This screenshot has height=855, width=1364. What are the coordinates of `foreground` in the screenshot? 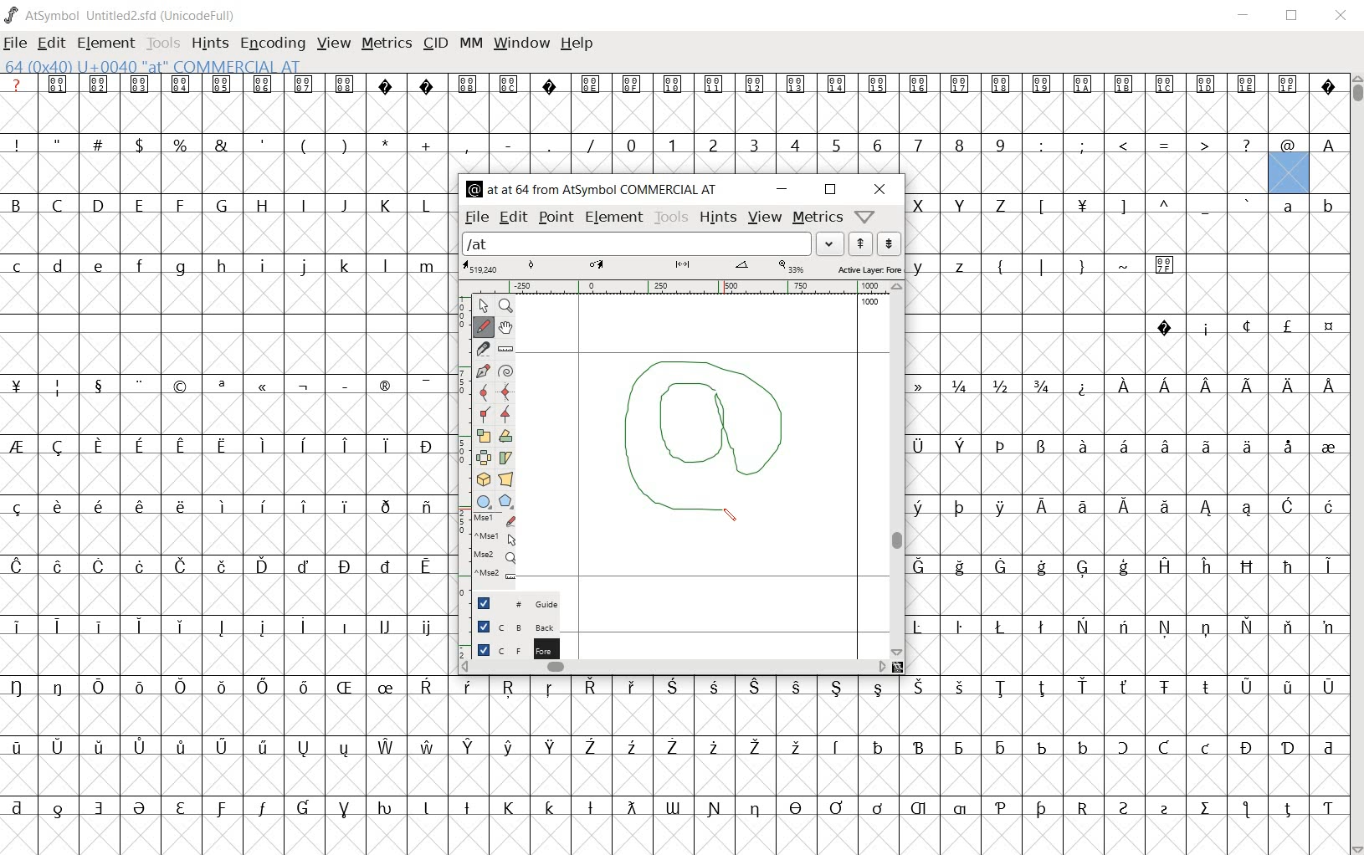 It's located at (531, 646).